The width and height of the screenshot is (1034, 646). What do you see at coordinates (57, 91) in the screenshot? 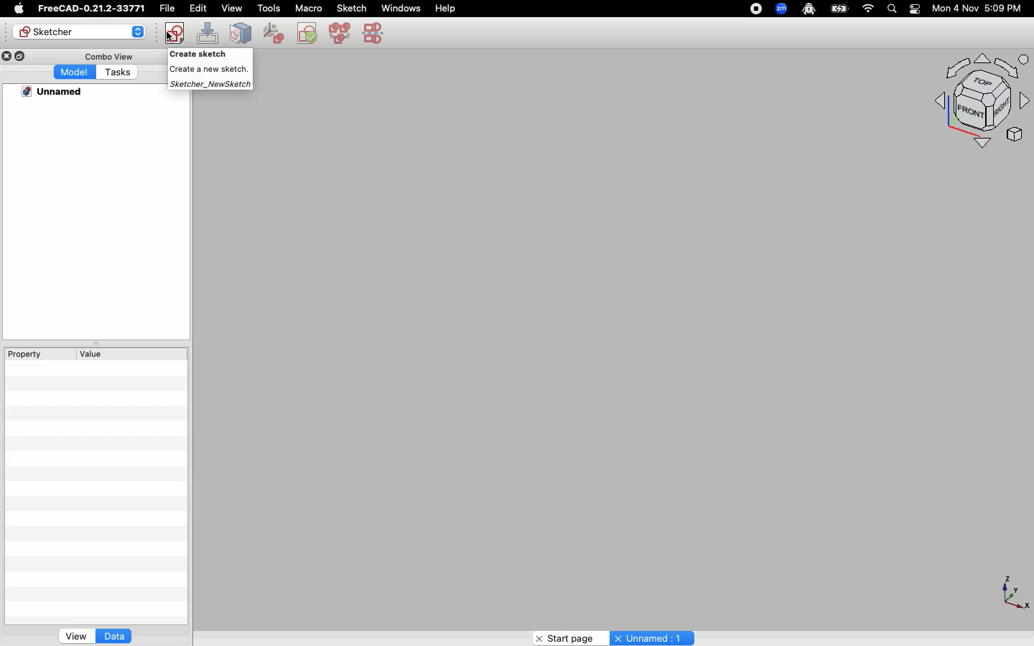
I see `Unnamed` at bounding box center [57, 91].